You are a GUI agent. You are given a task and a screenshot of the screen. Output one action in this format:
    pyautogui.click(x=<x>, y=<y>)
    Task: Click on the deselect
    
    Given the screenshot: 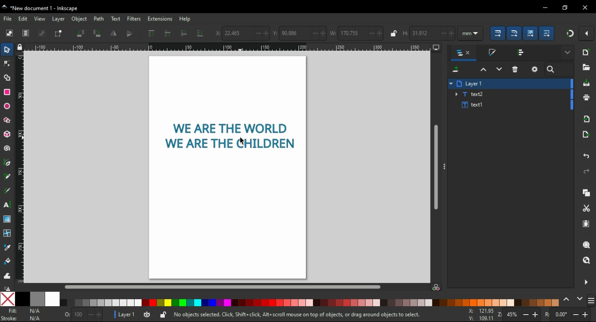 What is the action you would take?
    pyautogui.click(x=43, y=34)
    